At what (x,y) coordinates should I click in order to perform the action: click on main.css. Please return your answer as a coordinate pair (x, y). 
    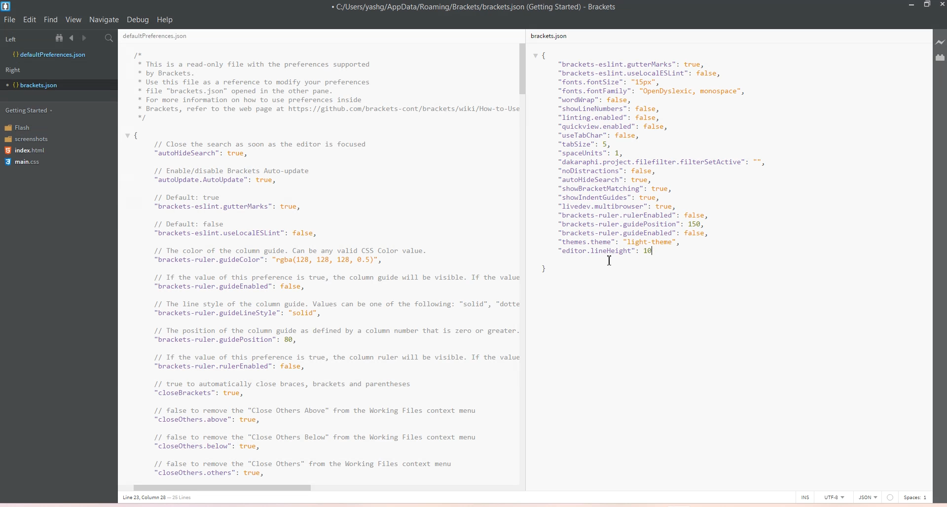
    Looking at the image, I should click on (24, 163).